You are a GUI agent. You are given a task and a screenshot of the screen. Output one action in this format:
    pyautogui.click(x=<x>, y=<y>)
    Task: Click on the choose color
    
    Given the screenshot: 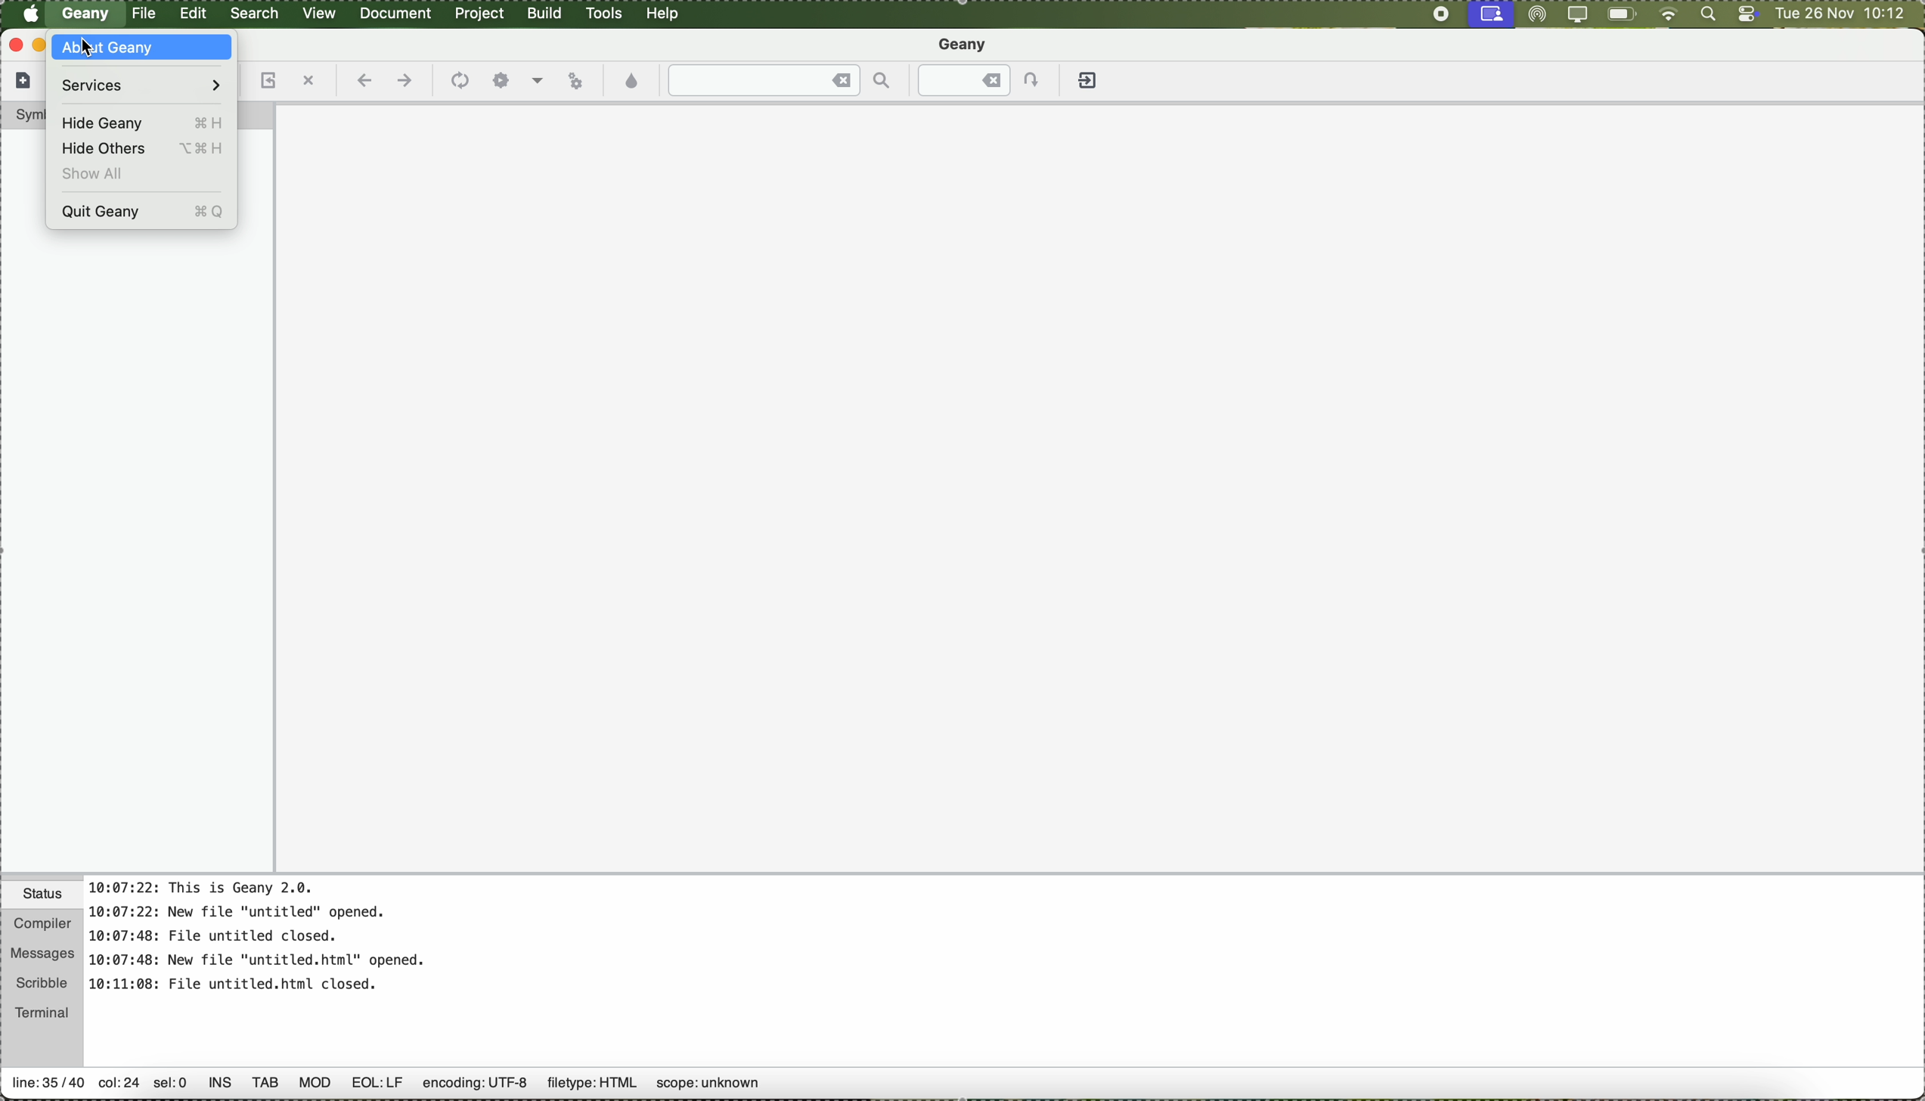 What is the action you would take?
    pyautogui.click(x=634, y=82)
    